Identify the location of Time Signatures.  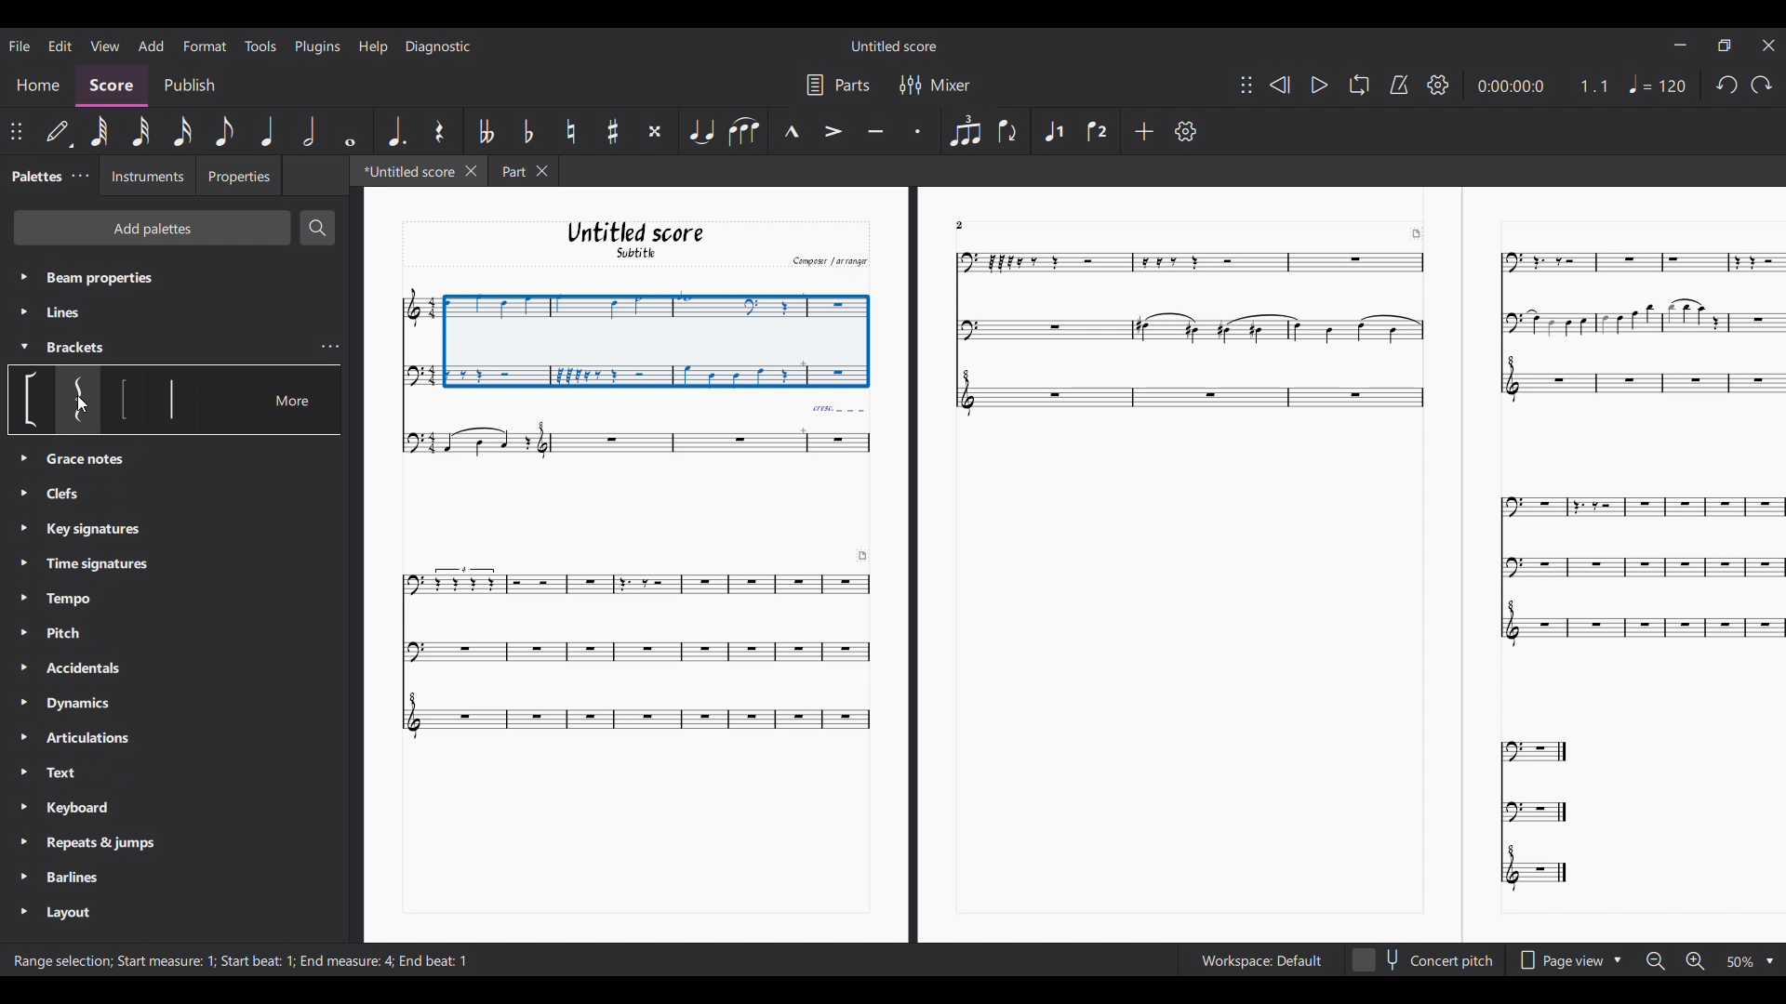
(99, 561).